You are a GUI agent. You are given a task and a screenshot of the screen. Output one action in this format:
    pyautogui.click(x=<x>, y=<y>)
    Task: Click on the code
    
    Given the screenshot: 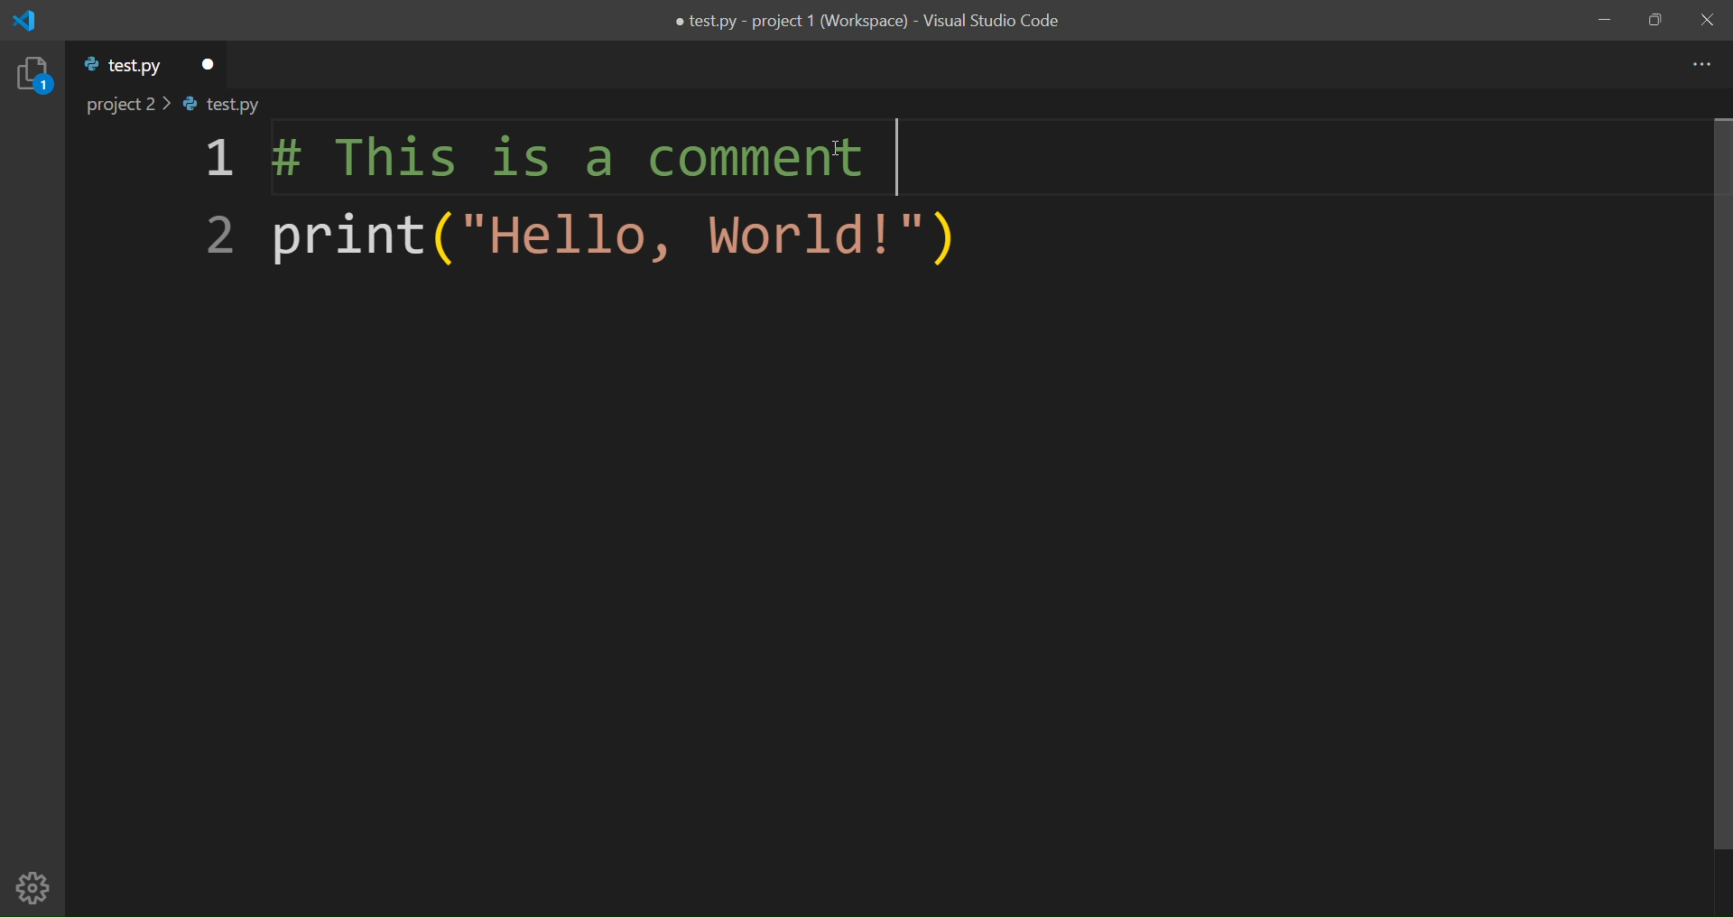 What is the action you would take?
    pyautogui.click(x=603, y=240)
    